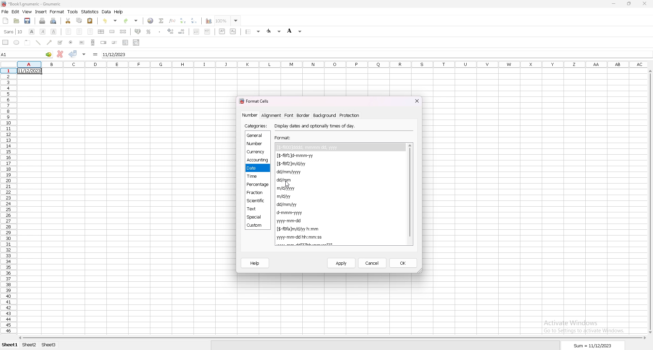  I want to click on open, so click(16, 20).